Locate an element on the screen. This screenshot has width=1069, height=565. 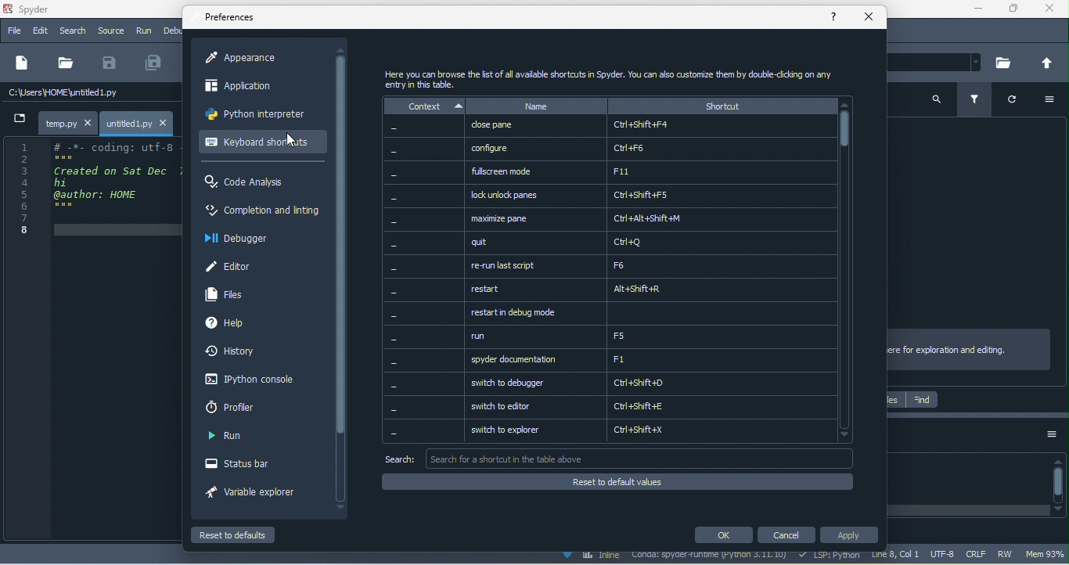
application is located at coordinates (251, 85).